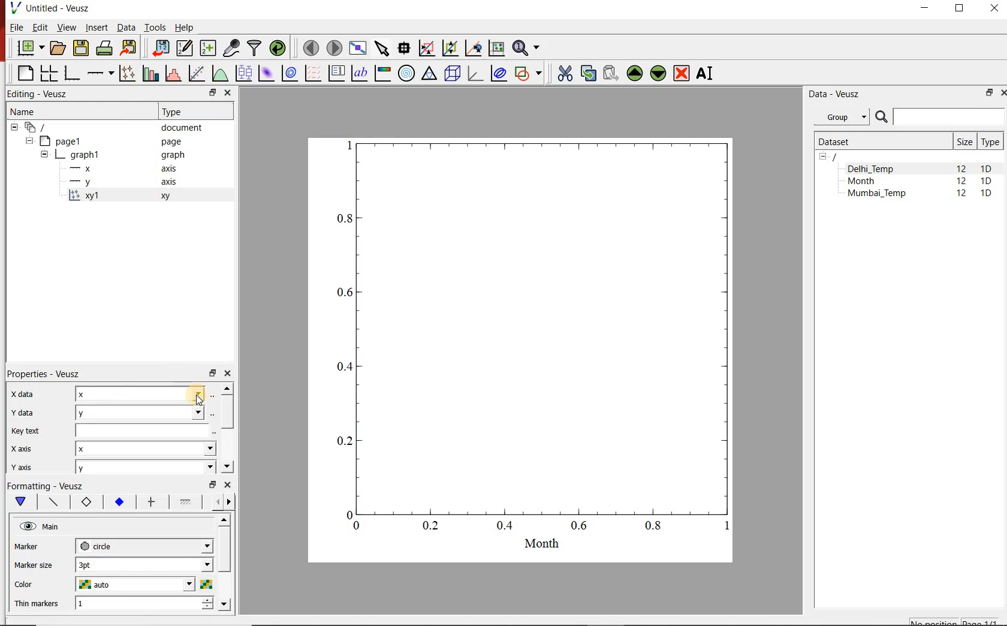 The image size is (1007, 626). Describe the element at coordinates (587, 73) in the screenshot. I see `copy the selected widget` at that location.